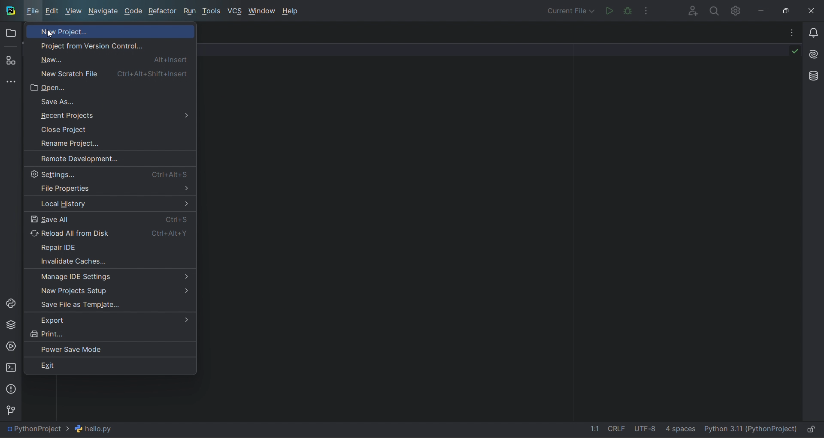  Describe the element at coordinates (750, 431) in the screenshot. I see `intererpreter` at that location.